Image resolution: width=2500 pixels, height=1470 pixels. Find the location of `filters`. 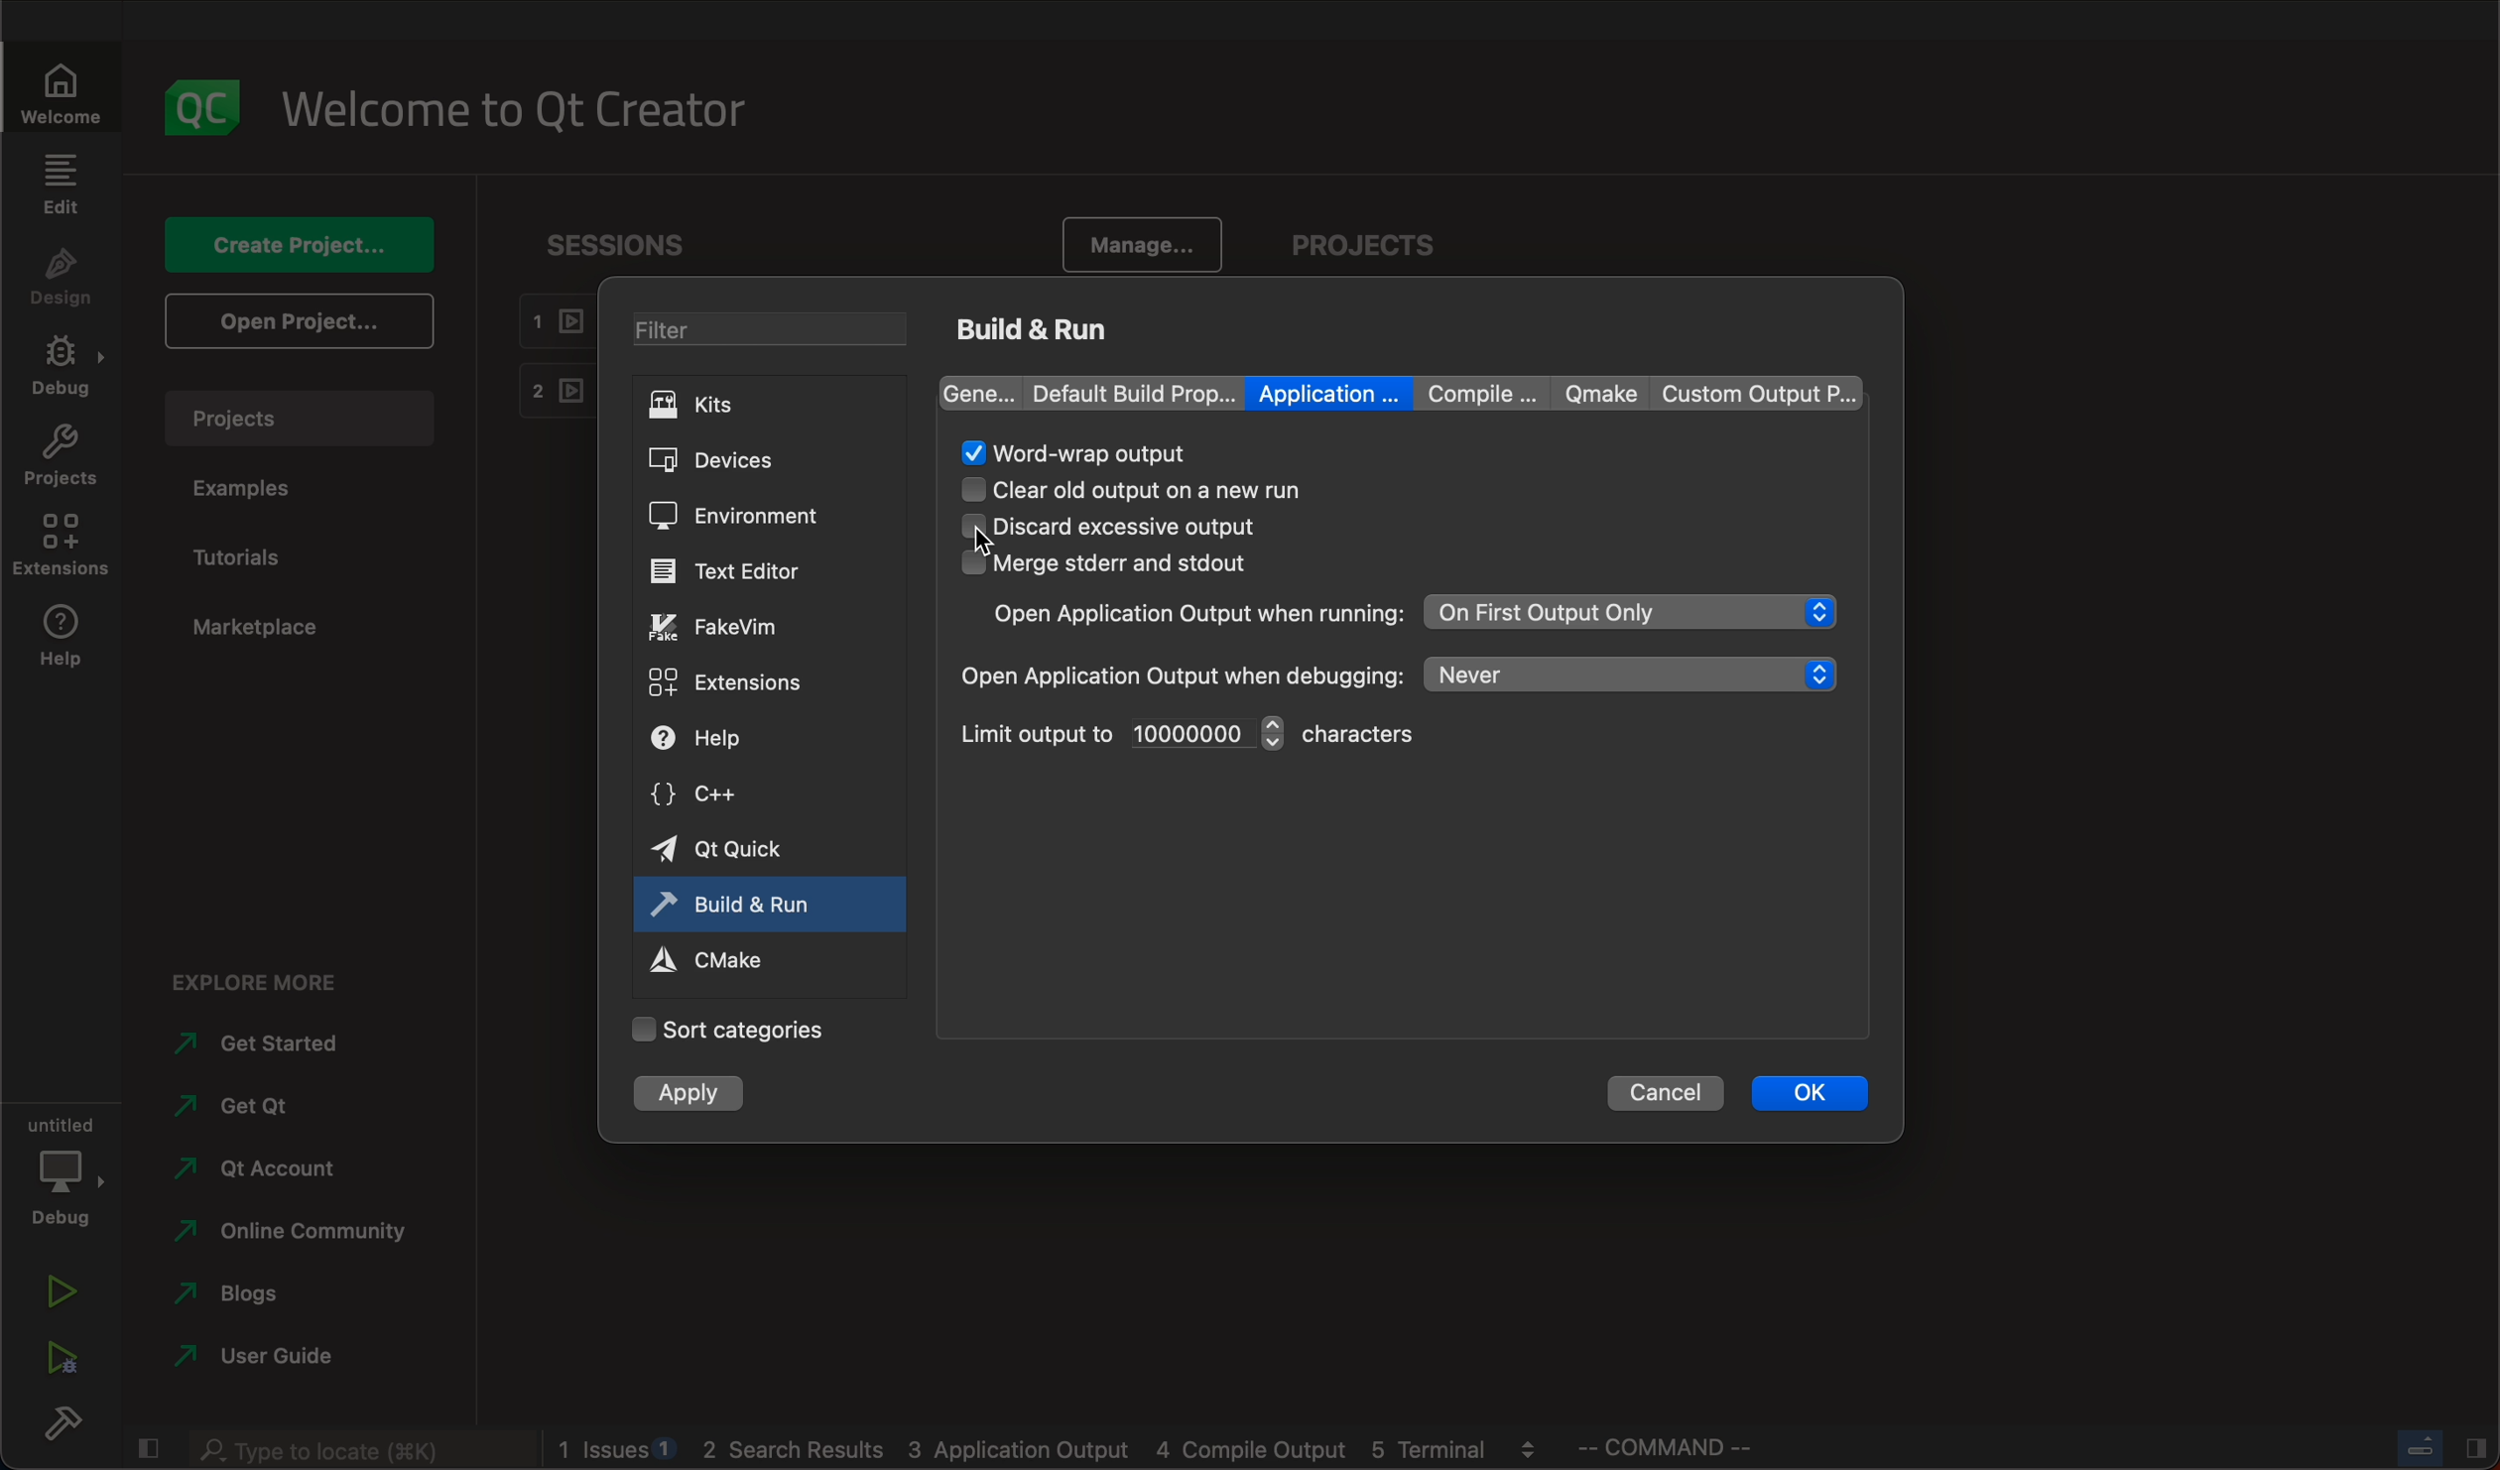

filters is located at coordinates (771, 330).